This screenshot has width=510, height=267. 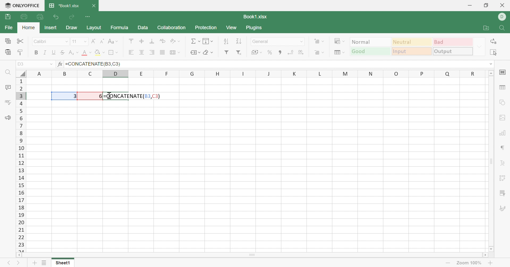 I want to click on Select all, so click(x=494, y=52).